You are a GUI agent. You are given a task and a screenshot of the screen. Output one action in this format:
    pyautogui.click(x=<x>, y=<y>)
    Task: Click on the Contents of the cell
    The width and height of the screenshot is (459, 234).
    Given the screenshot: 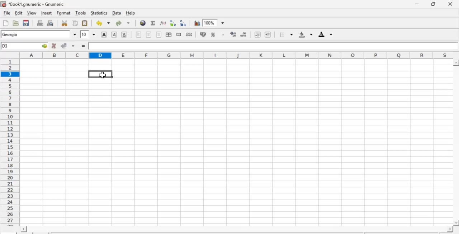 What is the action you would take?
    pyautogui.click(x=270, y=46)
    